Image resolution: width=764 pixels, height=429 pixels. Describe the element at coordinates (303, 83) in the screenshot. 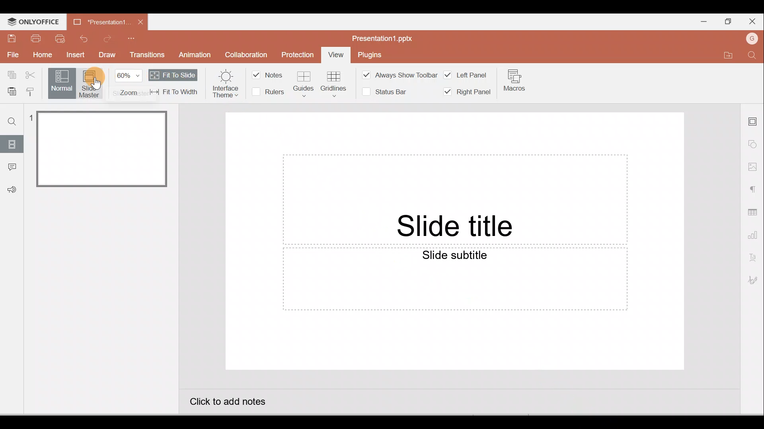

I see `Guides` at that location.